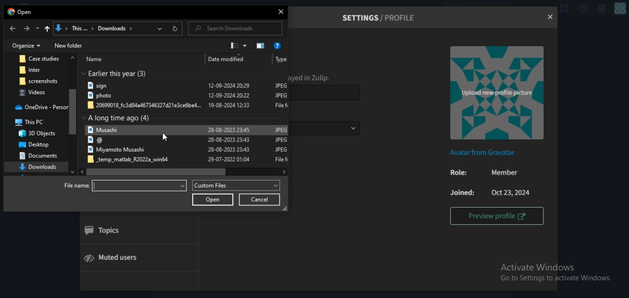  Describe the element at coordinates (36, 92) in the screenshot. I see `file` at that location.